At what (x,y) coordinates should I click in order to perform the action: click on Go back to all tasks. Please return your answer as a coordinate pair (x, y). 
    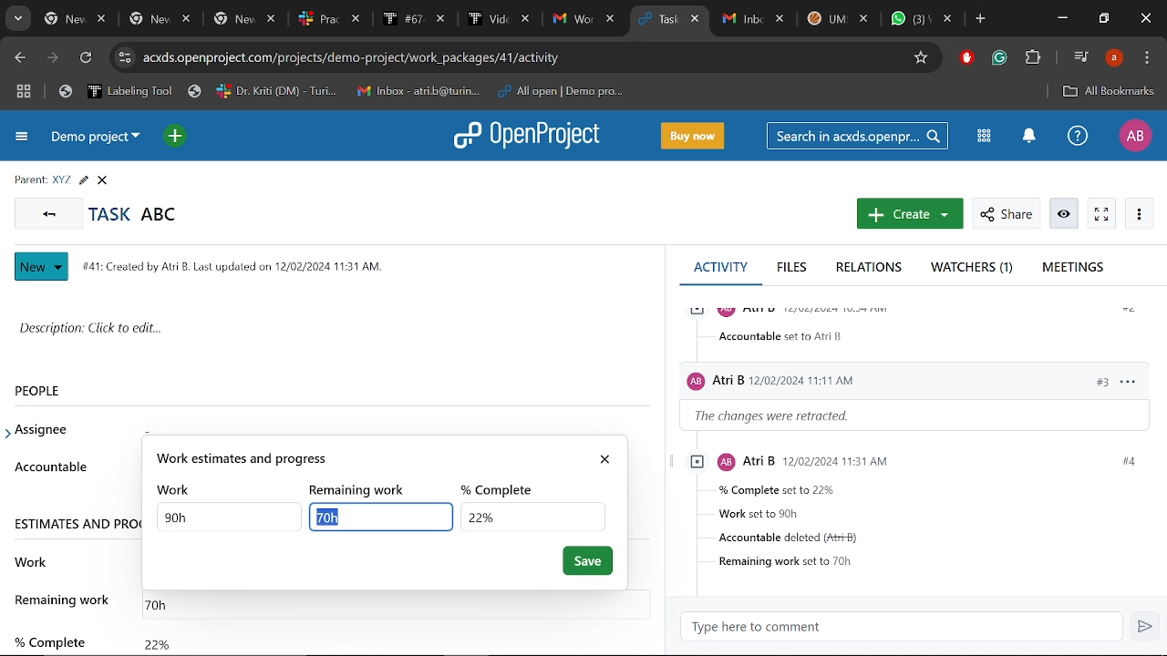
    Looking at the image, I should click on (49, 214).